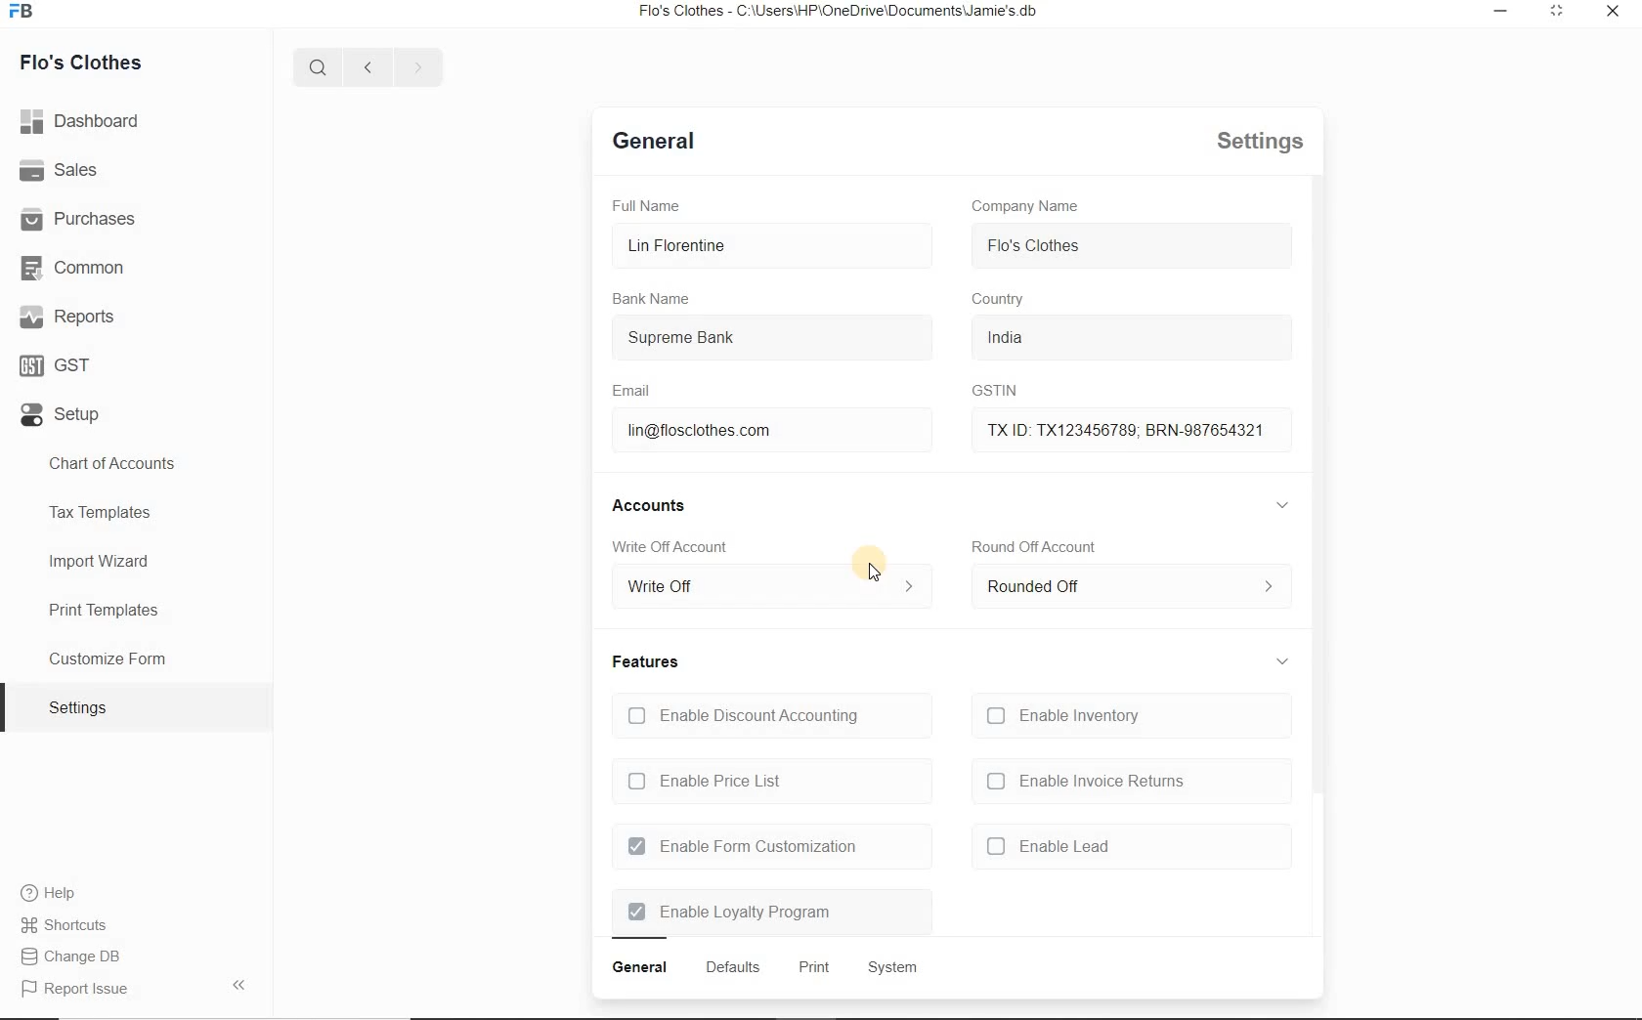  I want to click on settings, so click(1252, 143).